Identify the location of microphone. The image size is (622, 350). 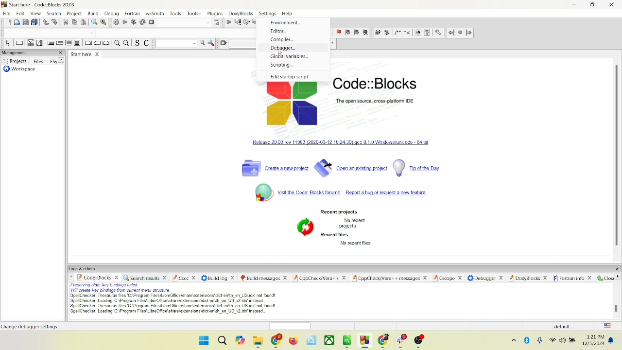
(541, 342).